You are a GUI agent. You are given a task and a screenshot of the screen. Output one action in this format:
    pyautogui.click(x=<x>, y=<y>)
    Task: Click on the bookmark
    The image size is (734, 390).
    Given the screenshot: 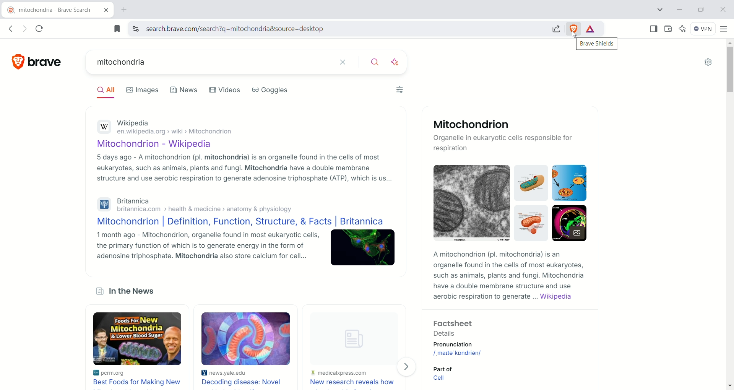 What is the action you would take?
    pyautogui.click(x=117, y=28)
    